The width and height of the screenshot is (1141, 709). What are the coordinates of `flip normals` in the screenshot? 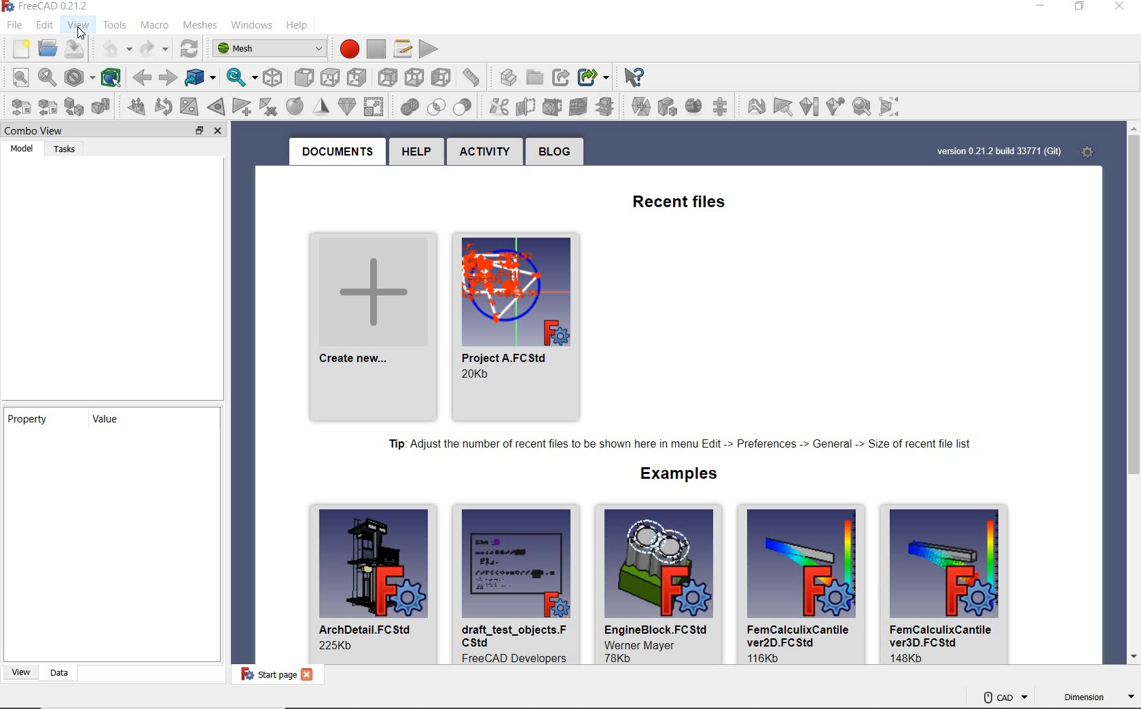 It's located at (160, 106).